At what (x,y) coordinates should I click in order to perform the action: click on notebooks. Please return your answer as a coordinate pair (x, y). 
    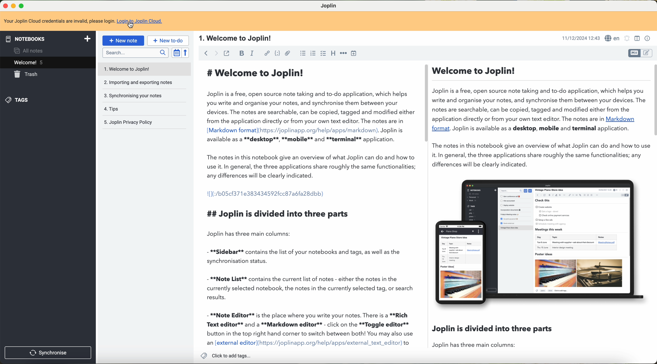
    Looking at the image, I should click on (48, 38).